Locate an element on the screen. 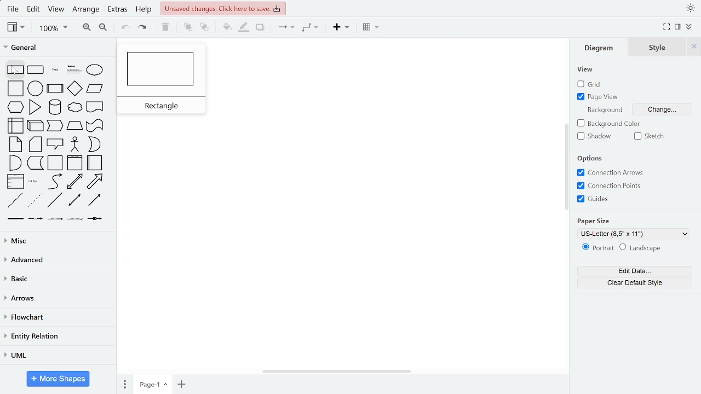 This screenshot has height=394, width=701. Paper Size is located at coordinates (597, 219).